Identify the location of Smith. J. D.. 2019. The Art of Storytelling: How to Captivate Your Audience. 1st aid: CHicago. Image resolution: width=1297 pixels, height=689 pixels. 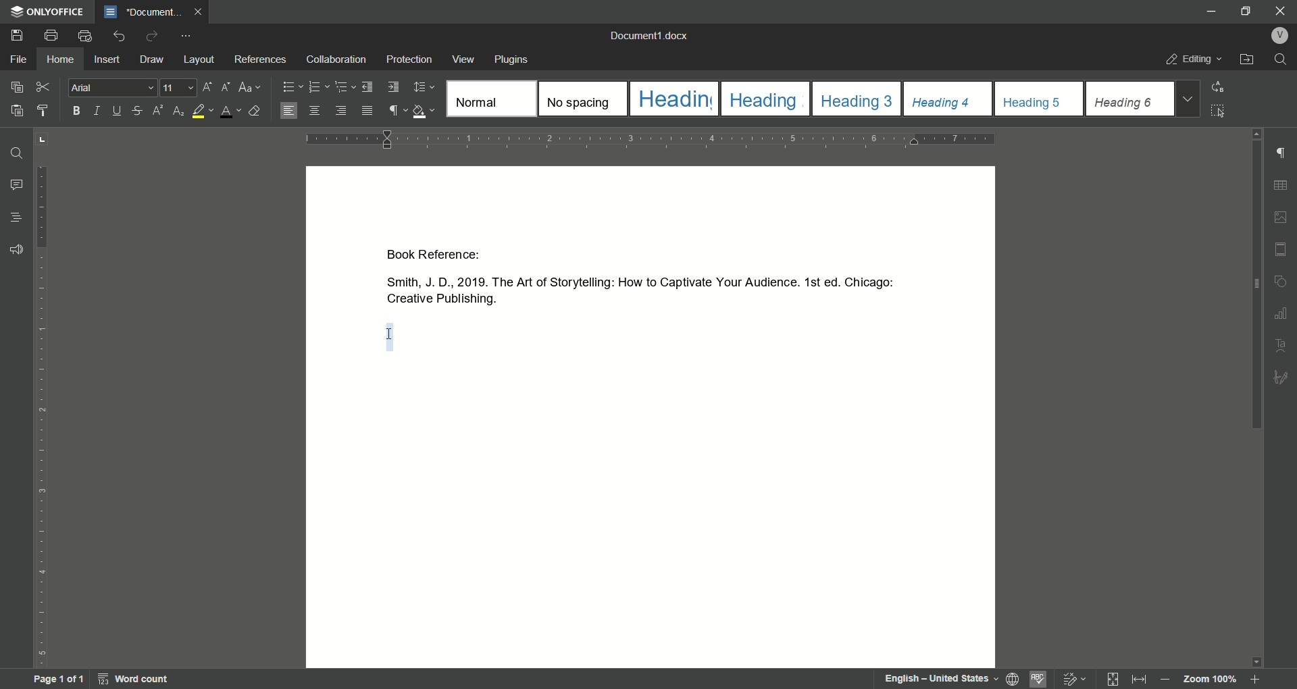
(635, 281).